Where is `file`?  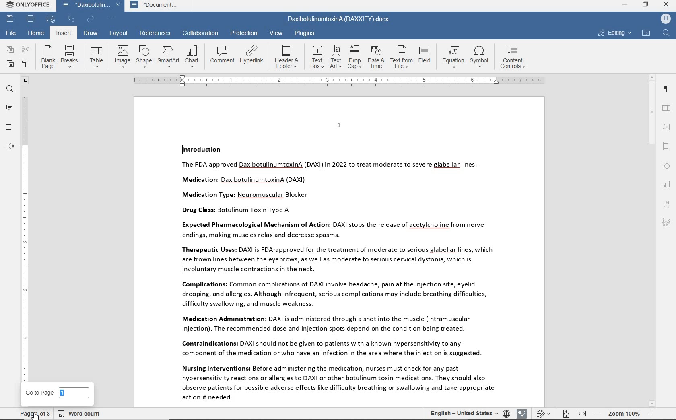 file is located at coordinates (12, 33).